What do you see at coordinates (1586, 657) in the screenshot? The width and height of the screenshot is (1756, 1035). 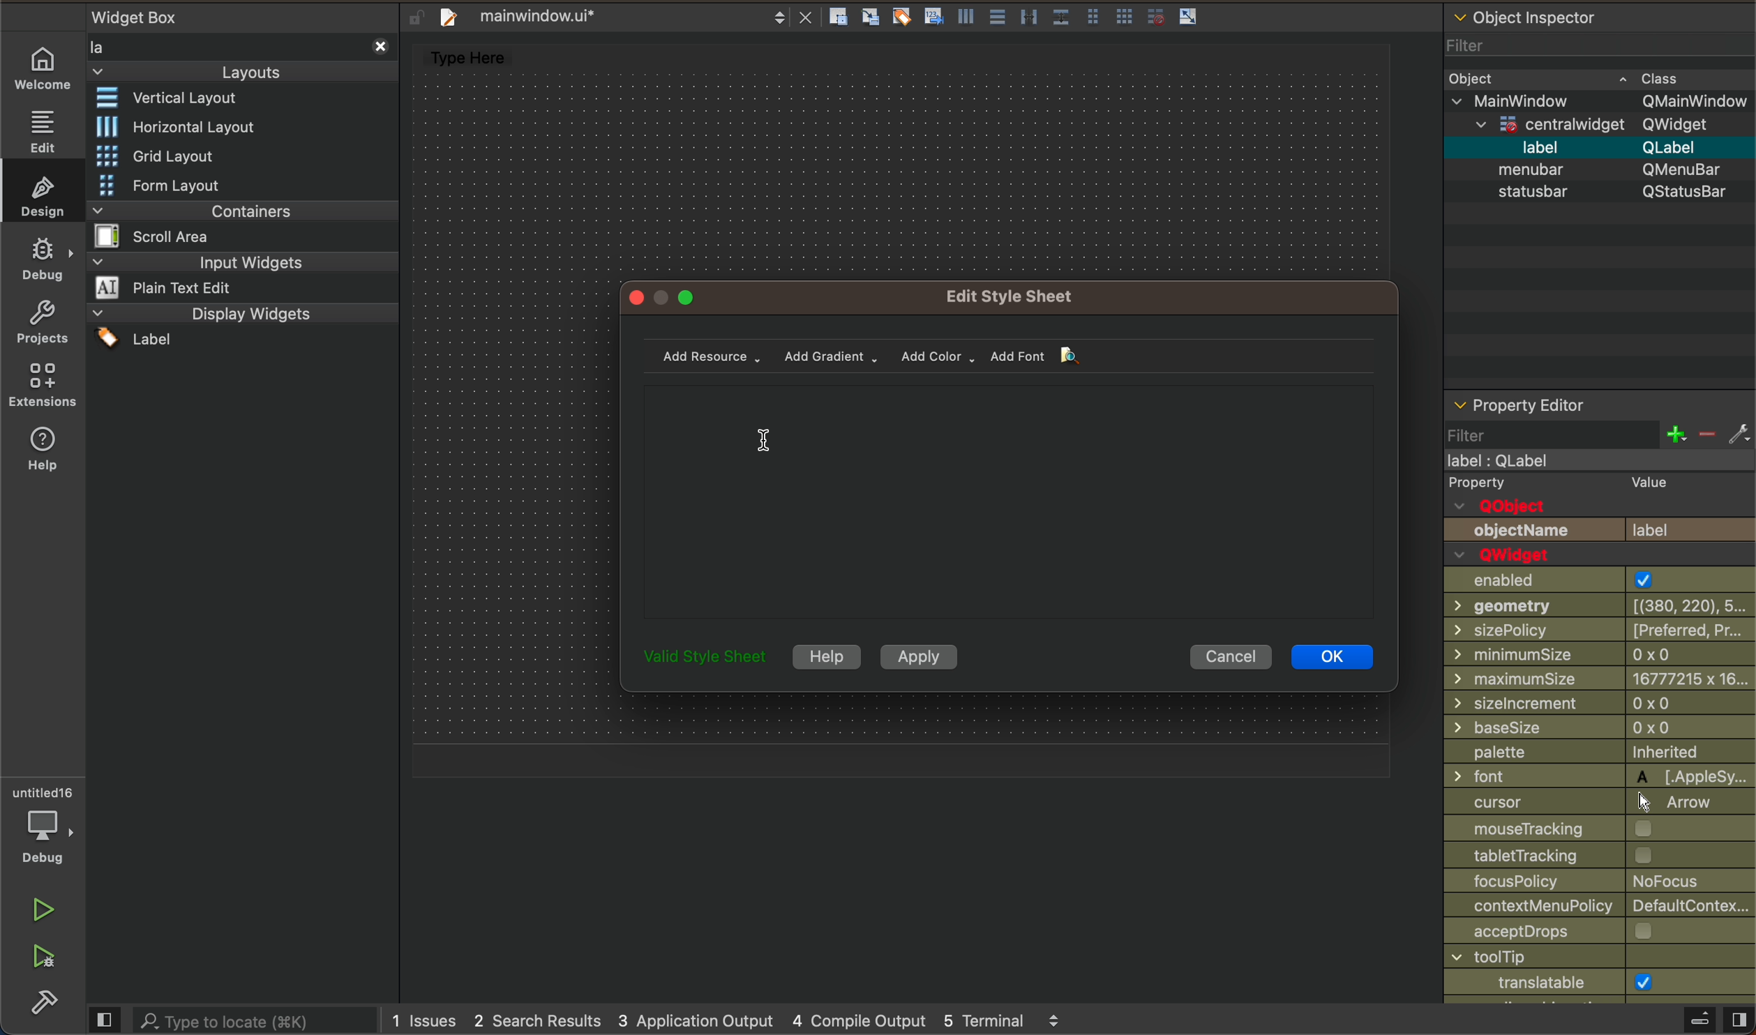 I see `size` at bounding box center [1586, 657].